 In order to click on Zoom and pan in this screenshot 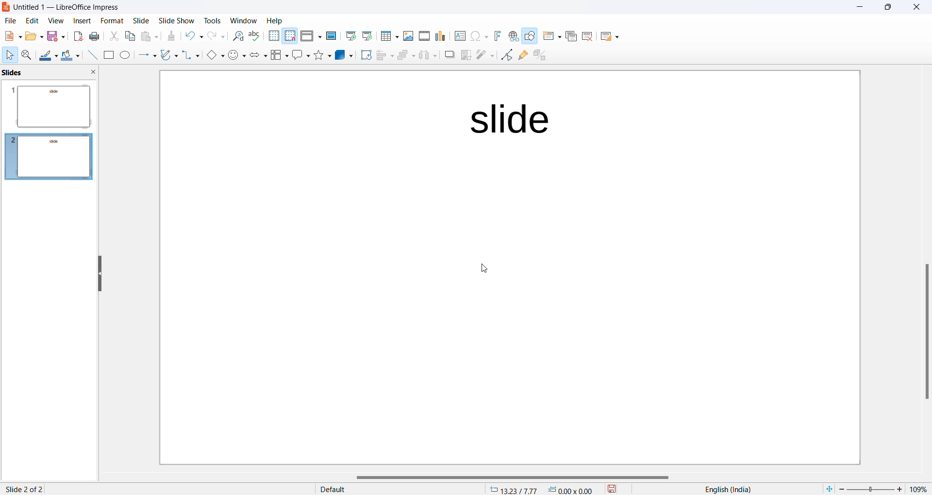, I will do `click(25, 54)`.